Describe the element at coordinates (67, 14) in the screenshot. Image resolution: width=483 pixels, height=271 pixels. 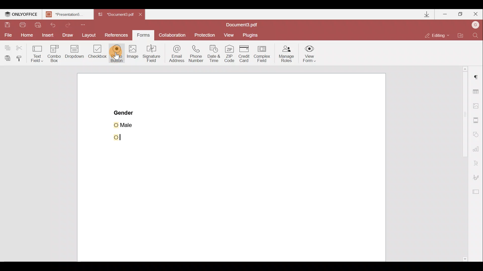
I see `Document name` at that location.